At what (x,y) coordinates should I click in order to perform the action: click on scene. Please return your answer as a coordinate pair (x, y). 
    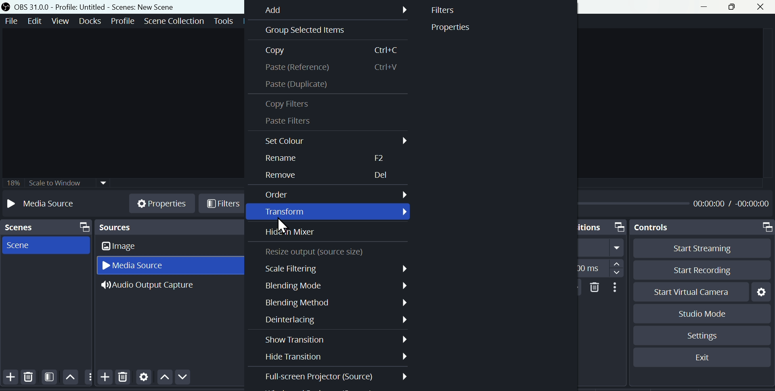
    Looking at the image, I should click on (23, 244).